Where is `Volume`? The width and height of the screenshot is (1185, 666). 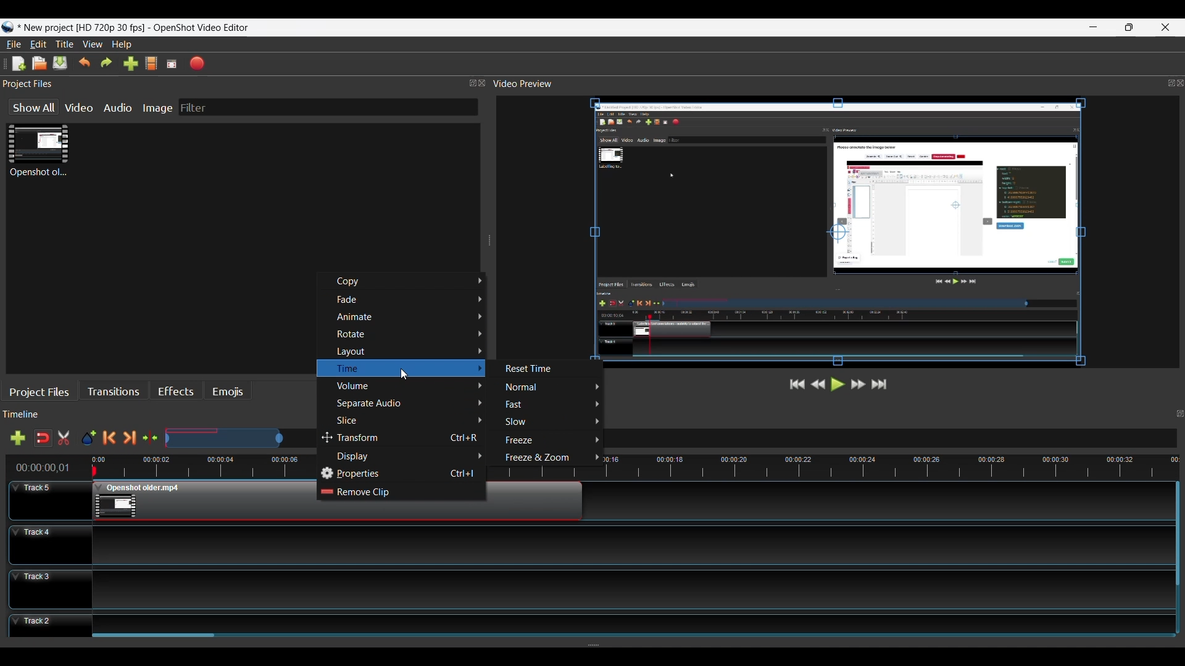
Volume is located at coordinates (408, 387).